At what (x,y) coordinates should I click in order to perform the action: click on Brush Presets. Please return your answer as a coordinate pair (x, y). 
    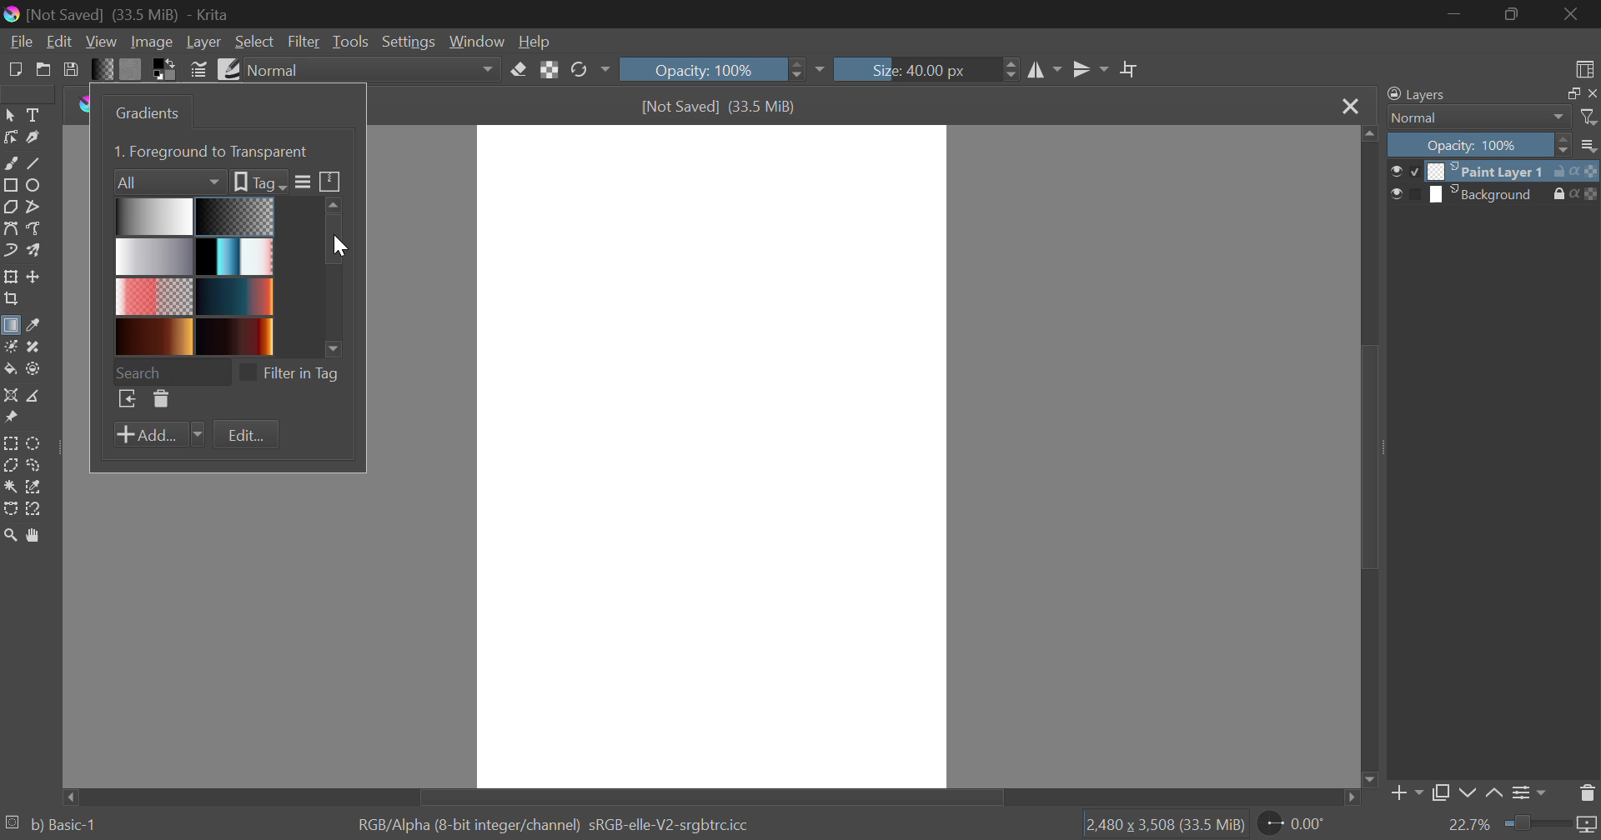
    Looking at the image, I should click on (227, 67).